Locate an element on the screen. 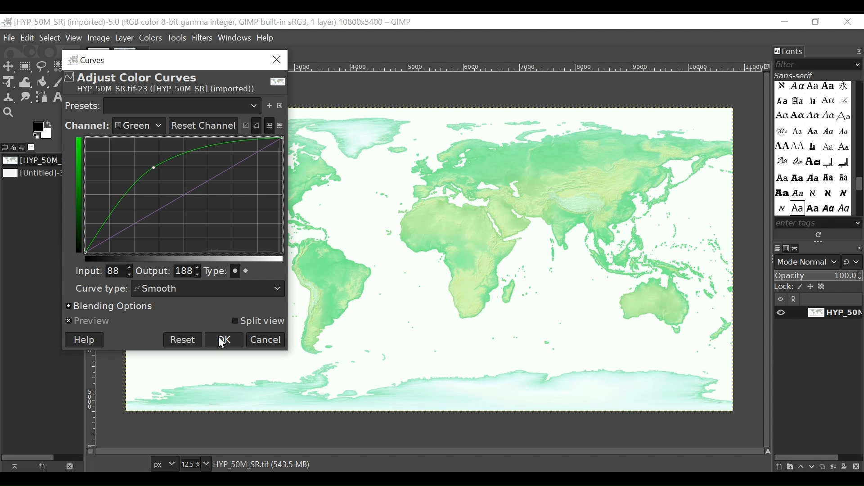 The height and width of the screenshot is (486, 864). Mode Normal is located at coordinates (819, 262).